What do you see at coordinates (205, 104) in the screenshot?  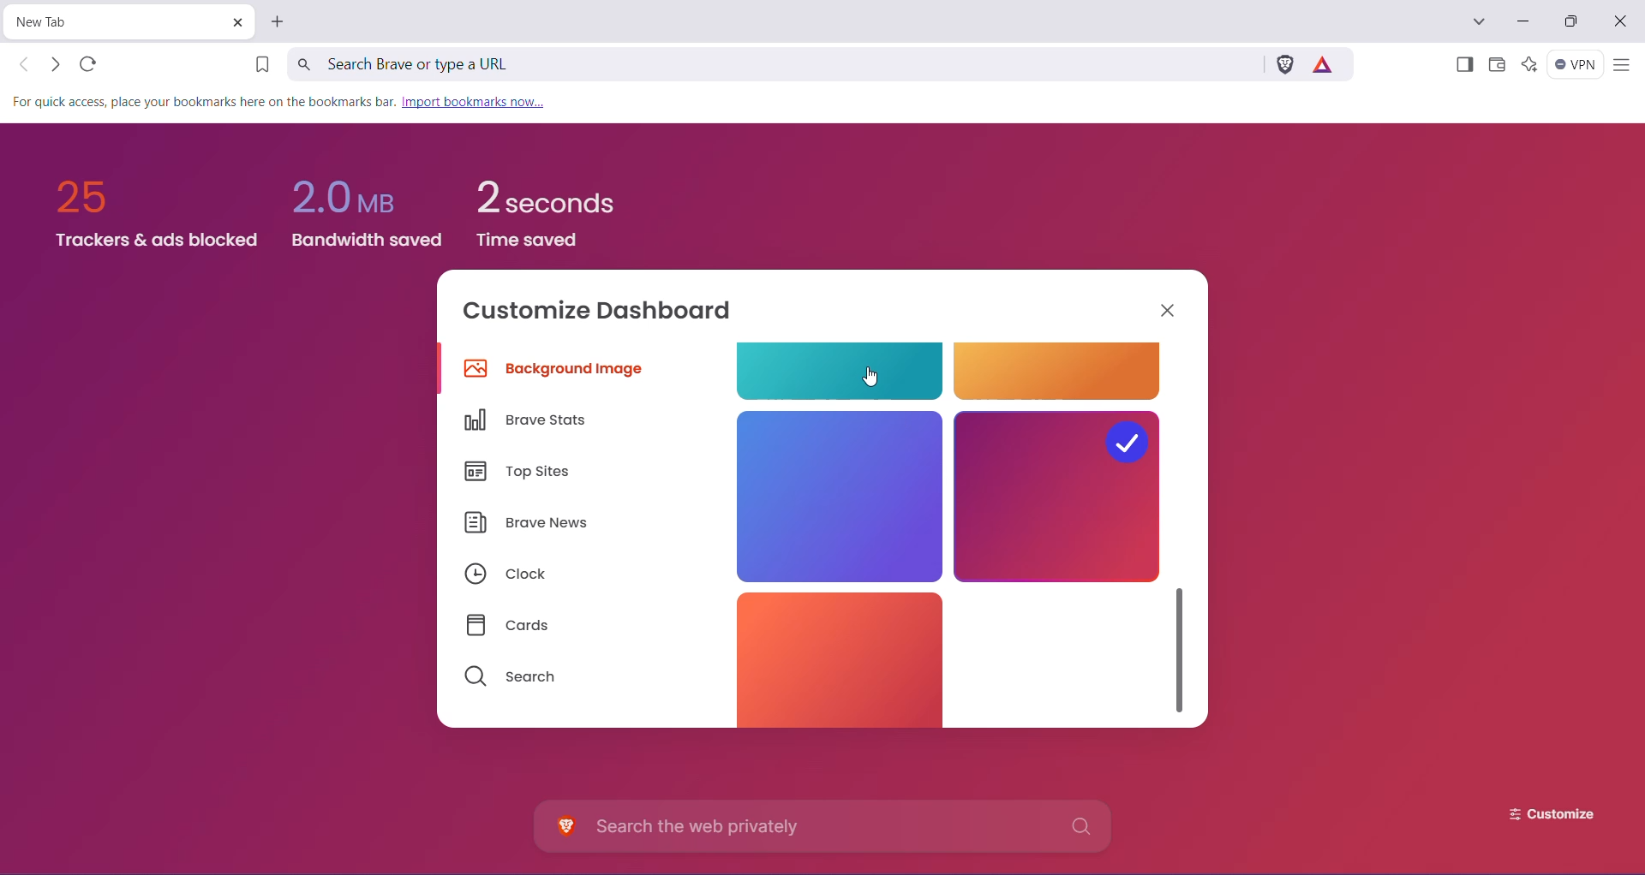 I see `For quick access, place your bookmarks here on the bookmarks bar.` at bounding box center [205, 104].